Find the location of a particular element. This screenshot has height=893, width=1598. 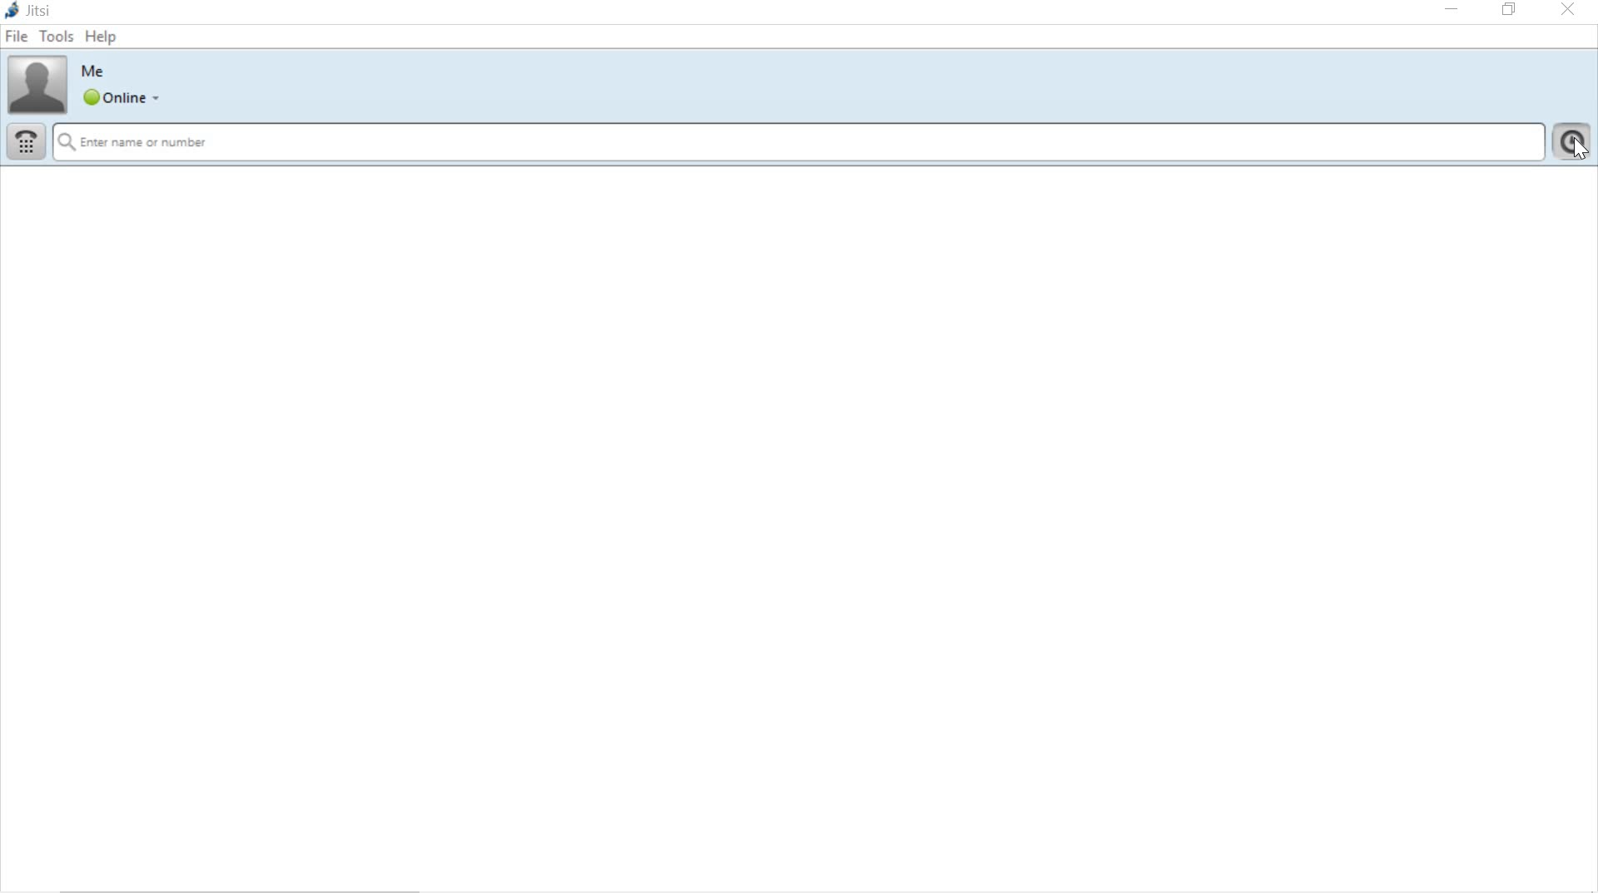

help is located at coordinates (103, 36).